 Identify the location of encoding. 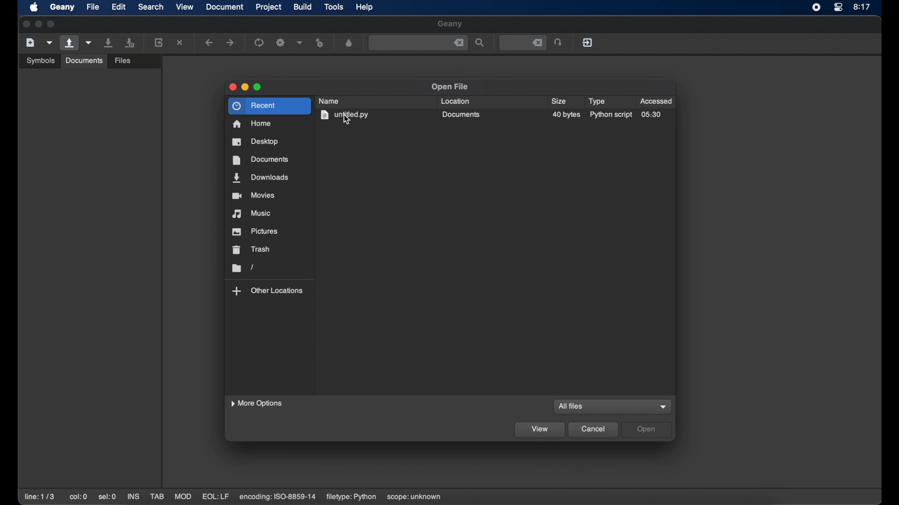
(278, 497).